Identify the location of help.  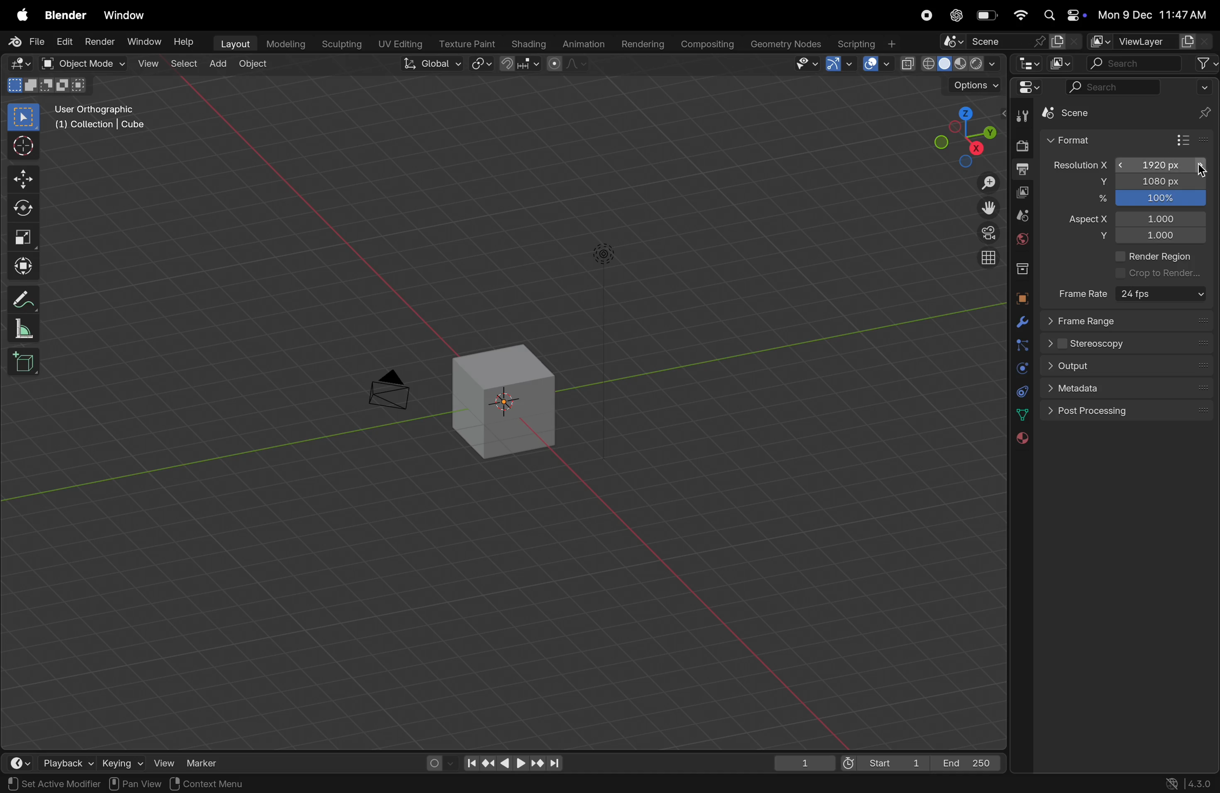
(184, 41).